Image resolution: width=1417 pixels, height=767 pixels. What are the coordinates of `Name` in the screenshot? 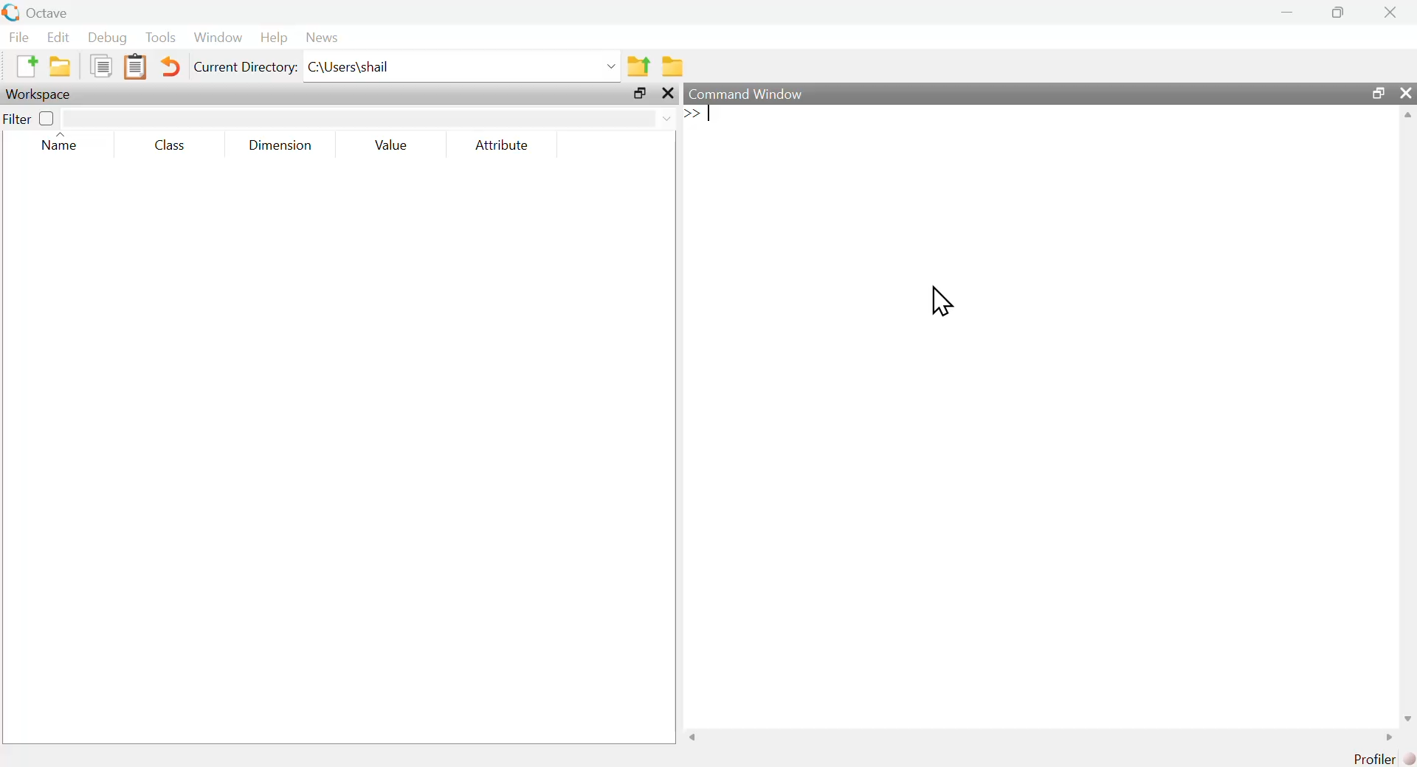 It's located at (61, 144).